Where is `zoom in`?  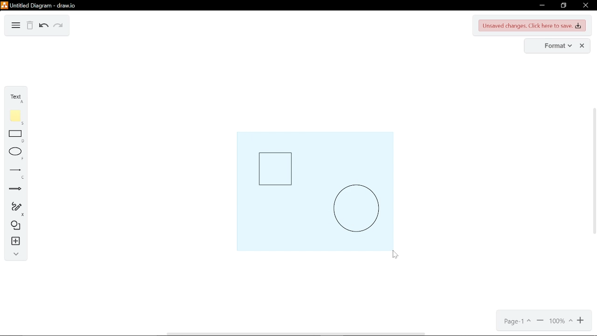 zoom in is located at coordinates (581, 322).